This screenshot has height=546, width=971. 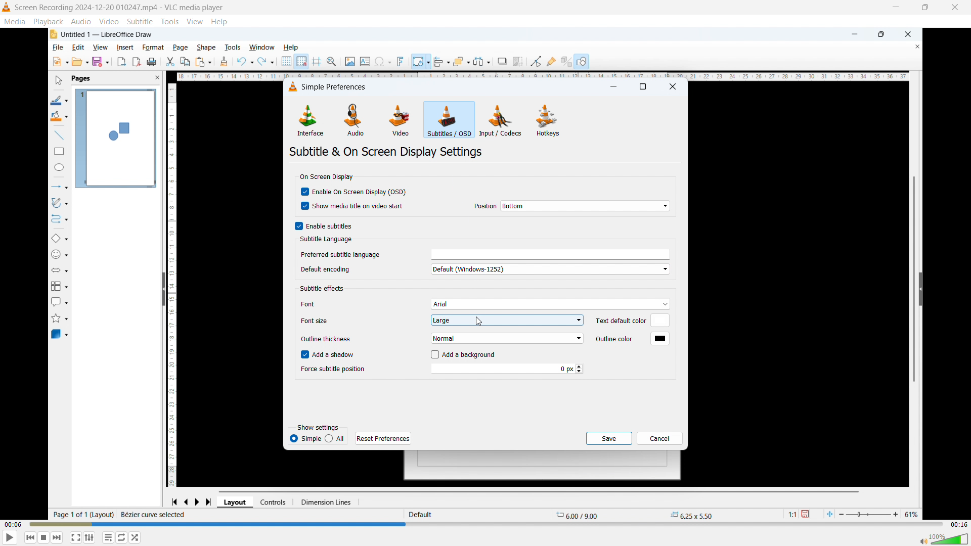 What do you see at coordinates (676, 259) in the screenshot?
I see `Vertical scroll bar ` at bounding box center [676, 259].